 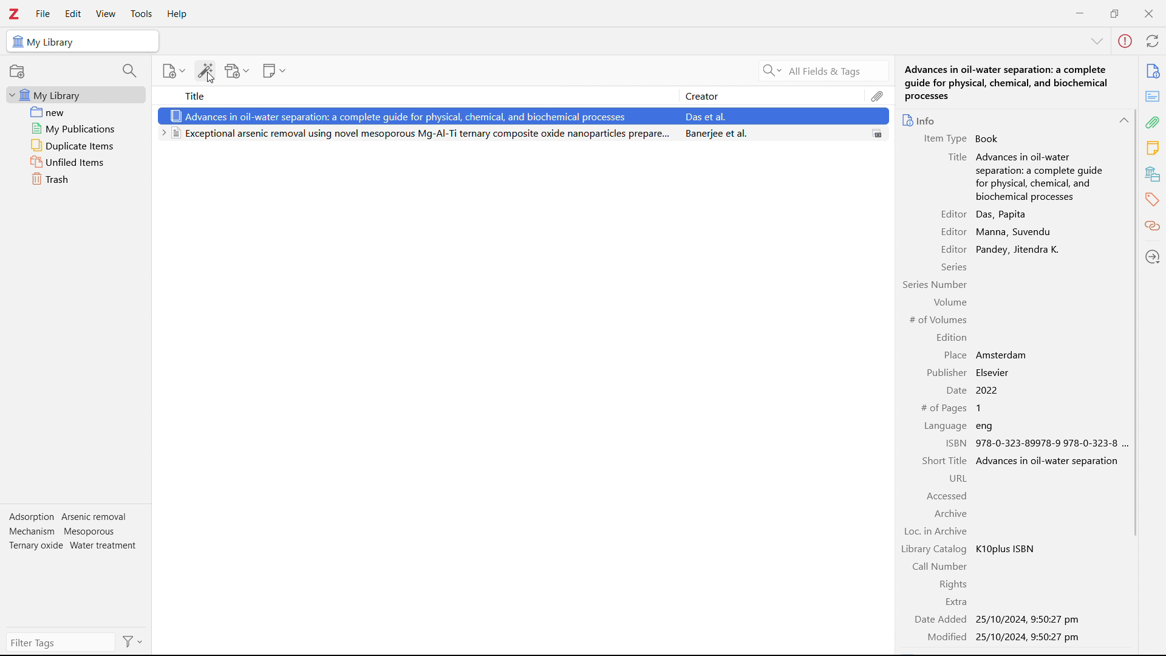 I want to click on tools, so click(x=140, y=14).